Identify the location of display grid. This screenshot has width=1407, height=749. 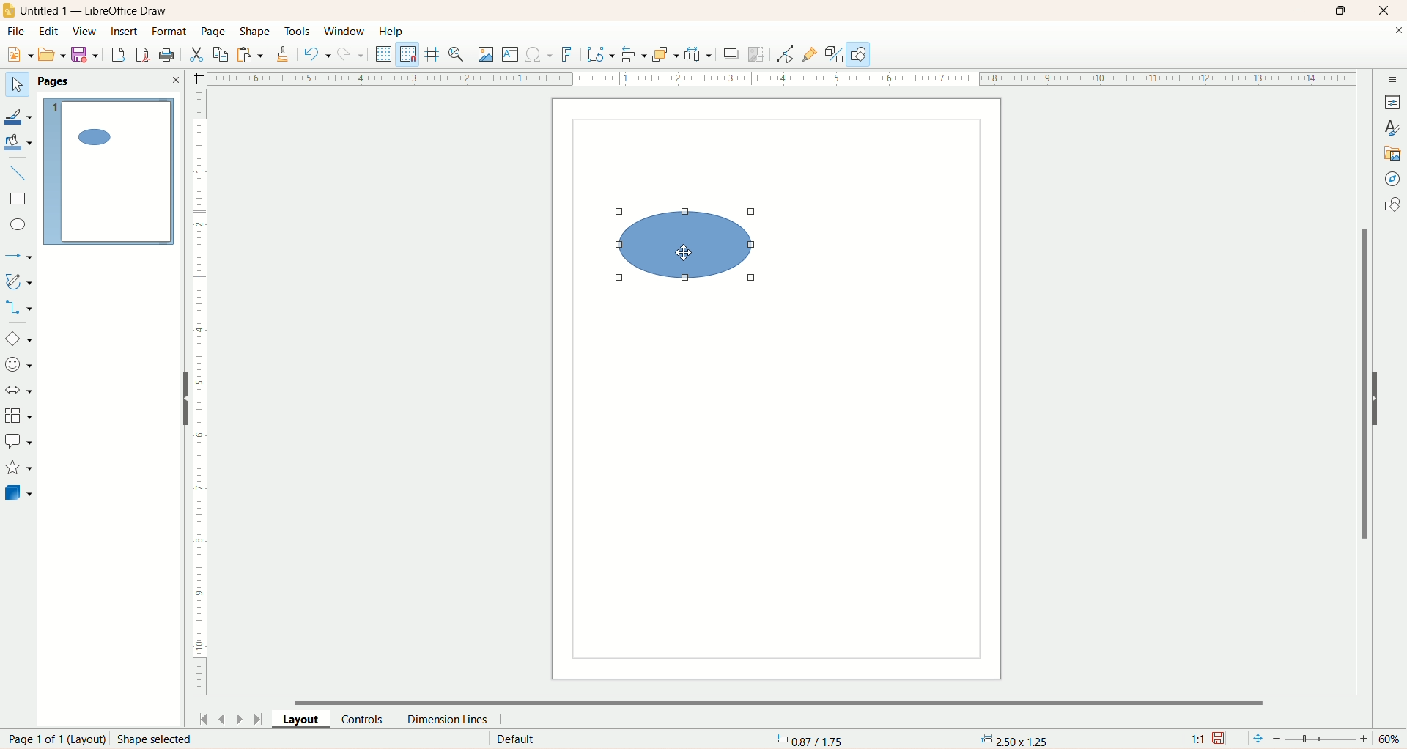
(384, 54).